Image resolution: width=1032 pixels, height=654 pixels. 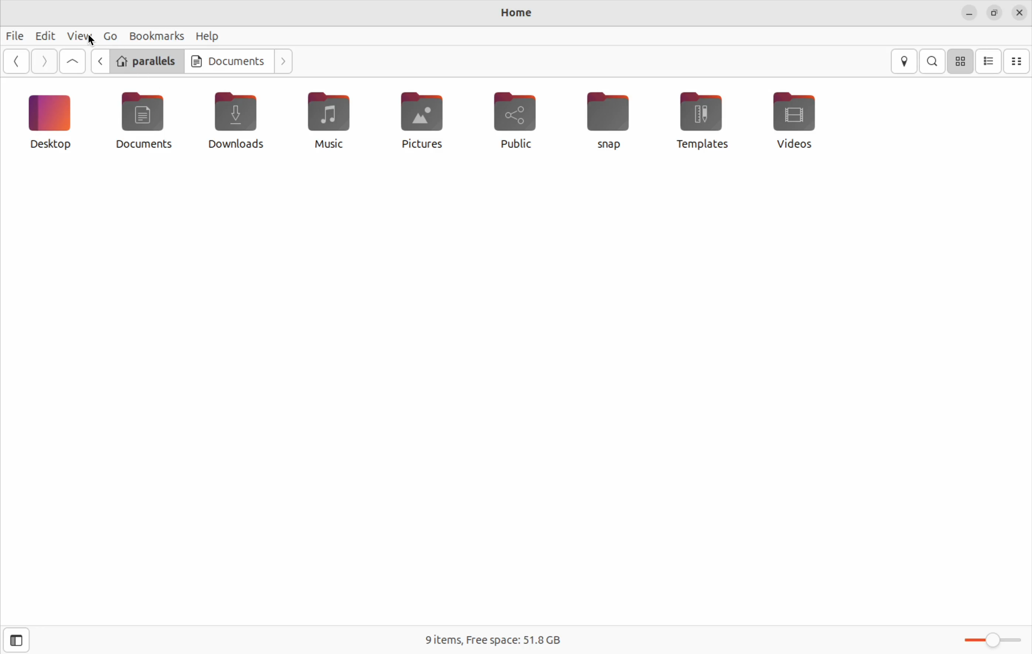 I want to click on go back, so click(x=99, y=61).